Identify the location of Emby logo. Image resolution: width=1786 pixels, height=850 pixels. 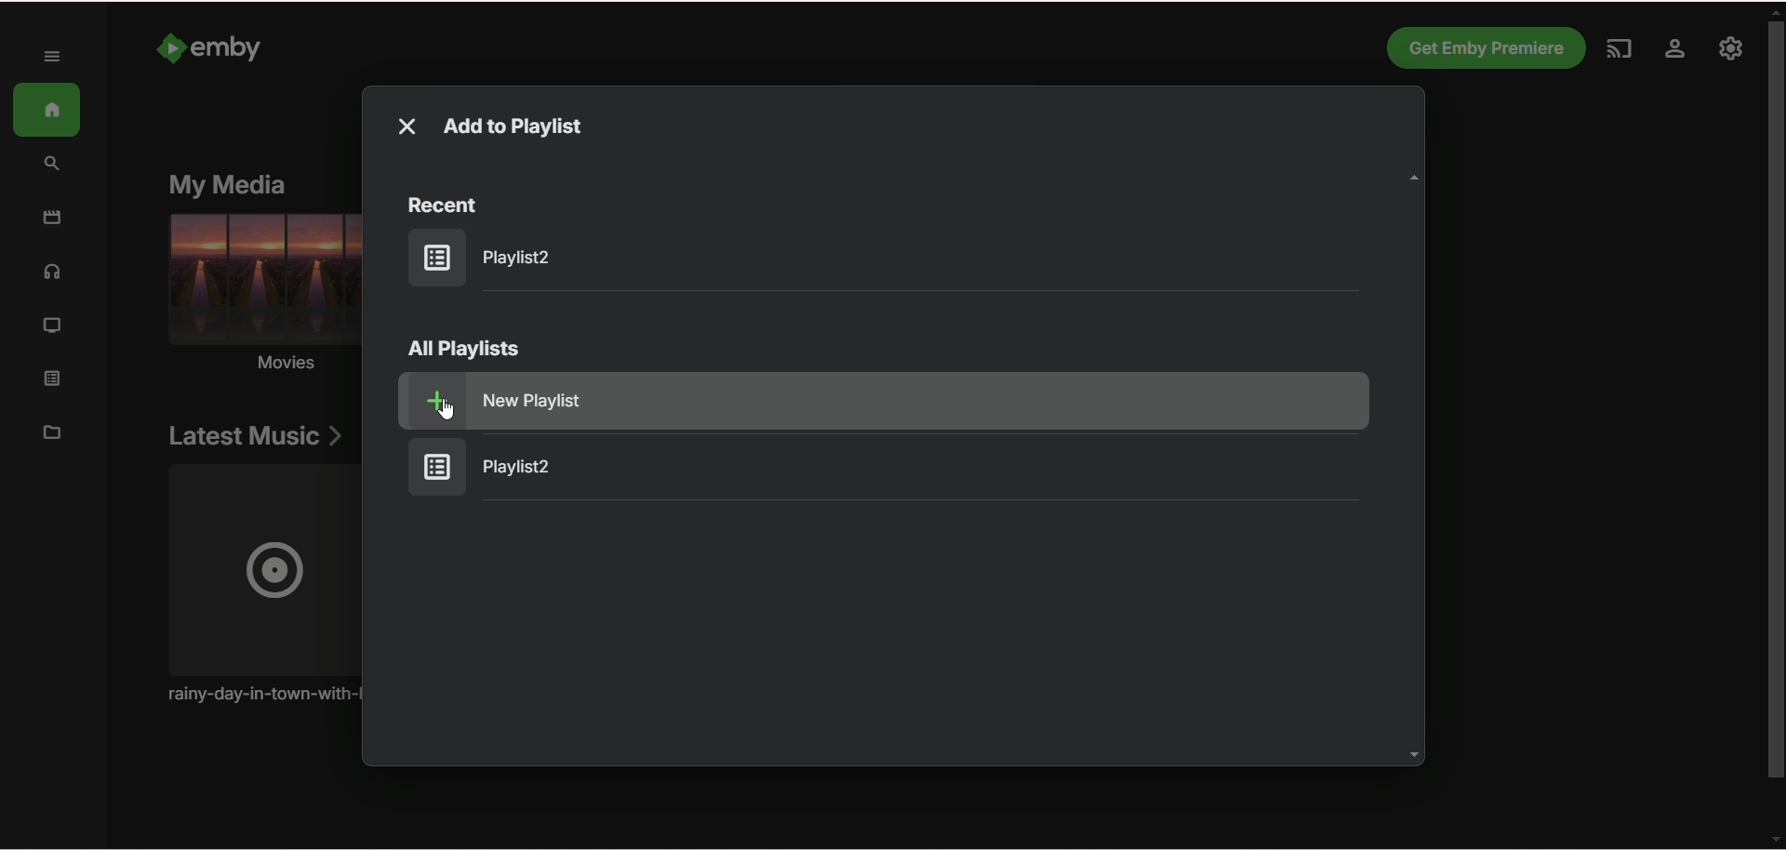
(170, 47).